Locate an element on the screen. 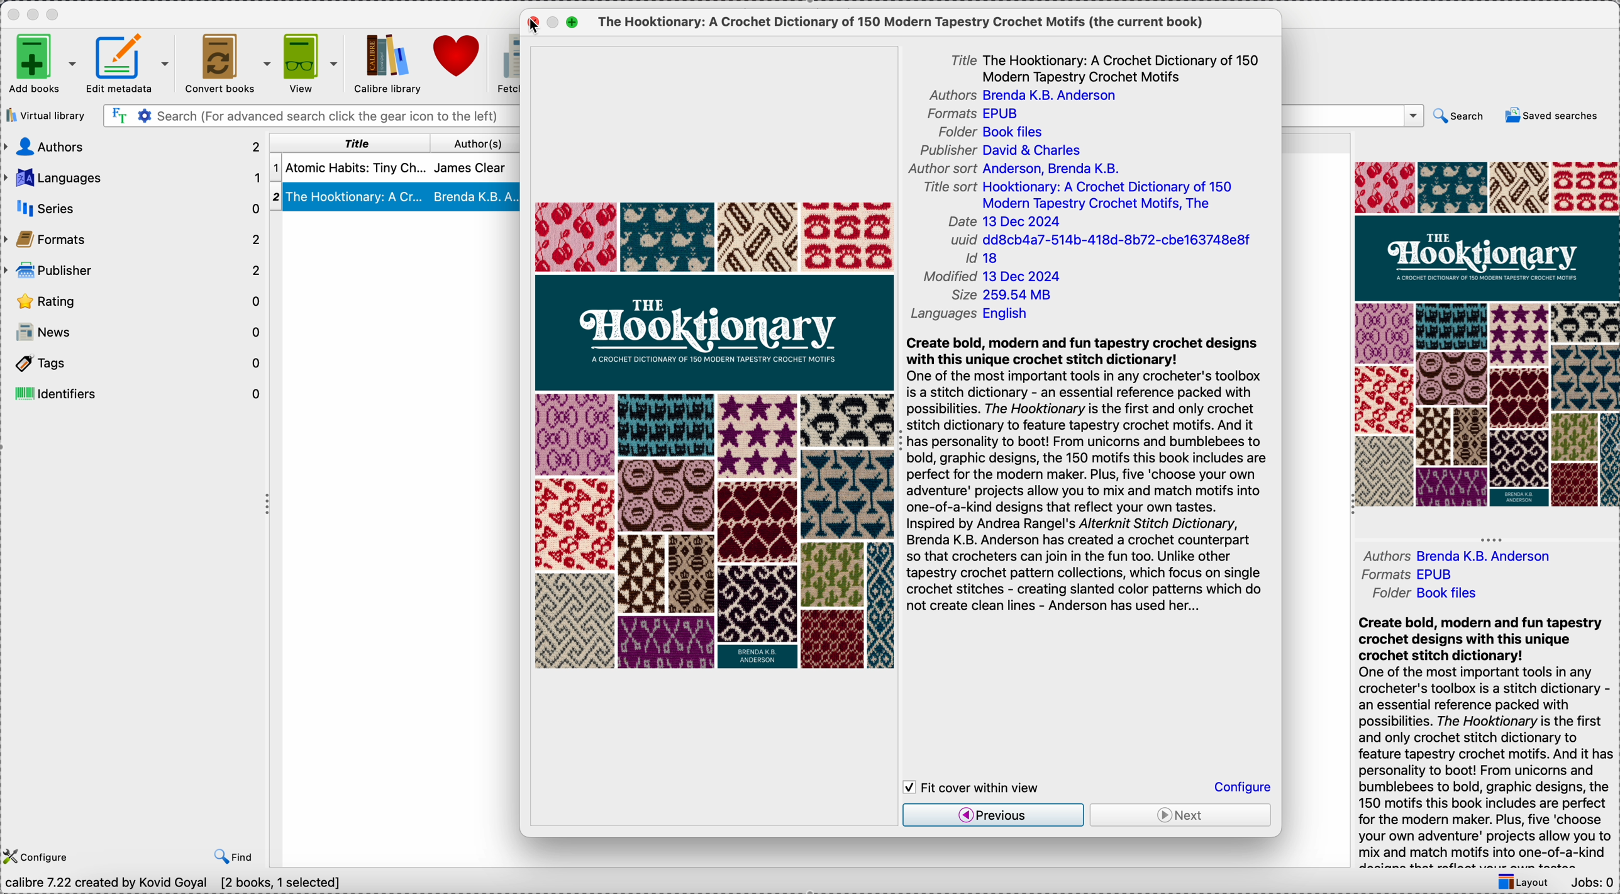 The height and width of the screenshot is (894, 1620). book cover preview is located at coordinates (718, 437).